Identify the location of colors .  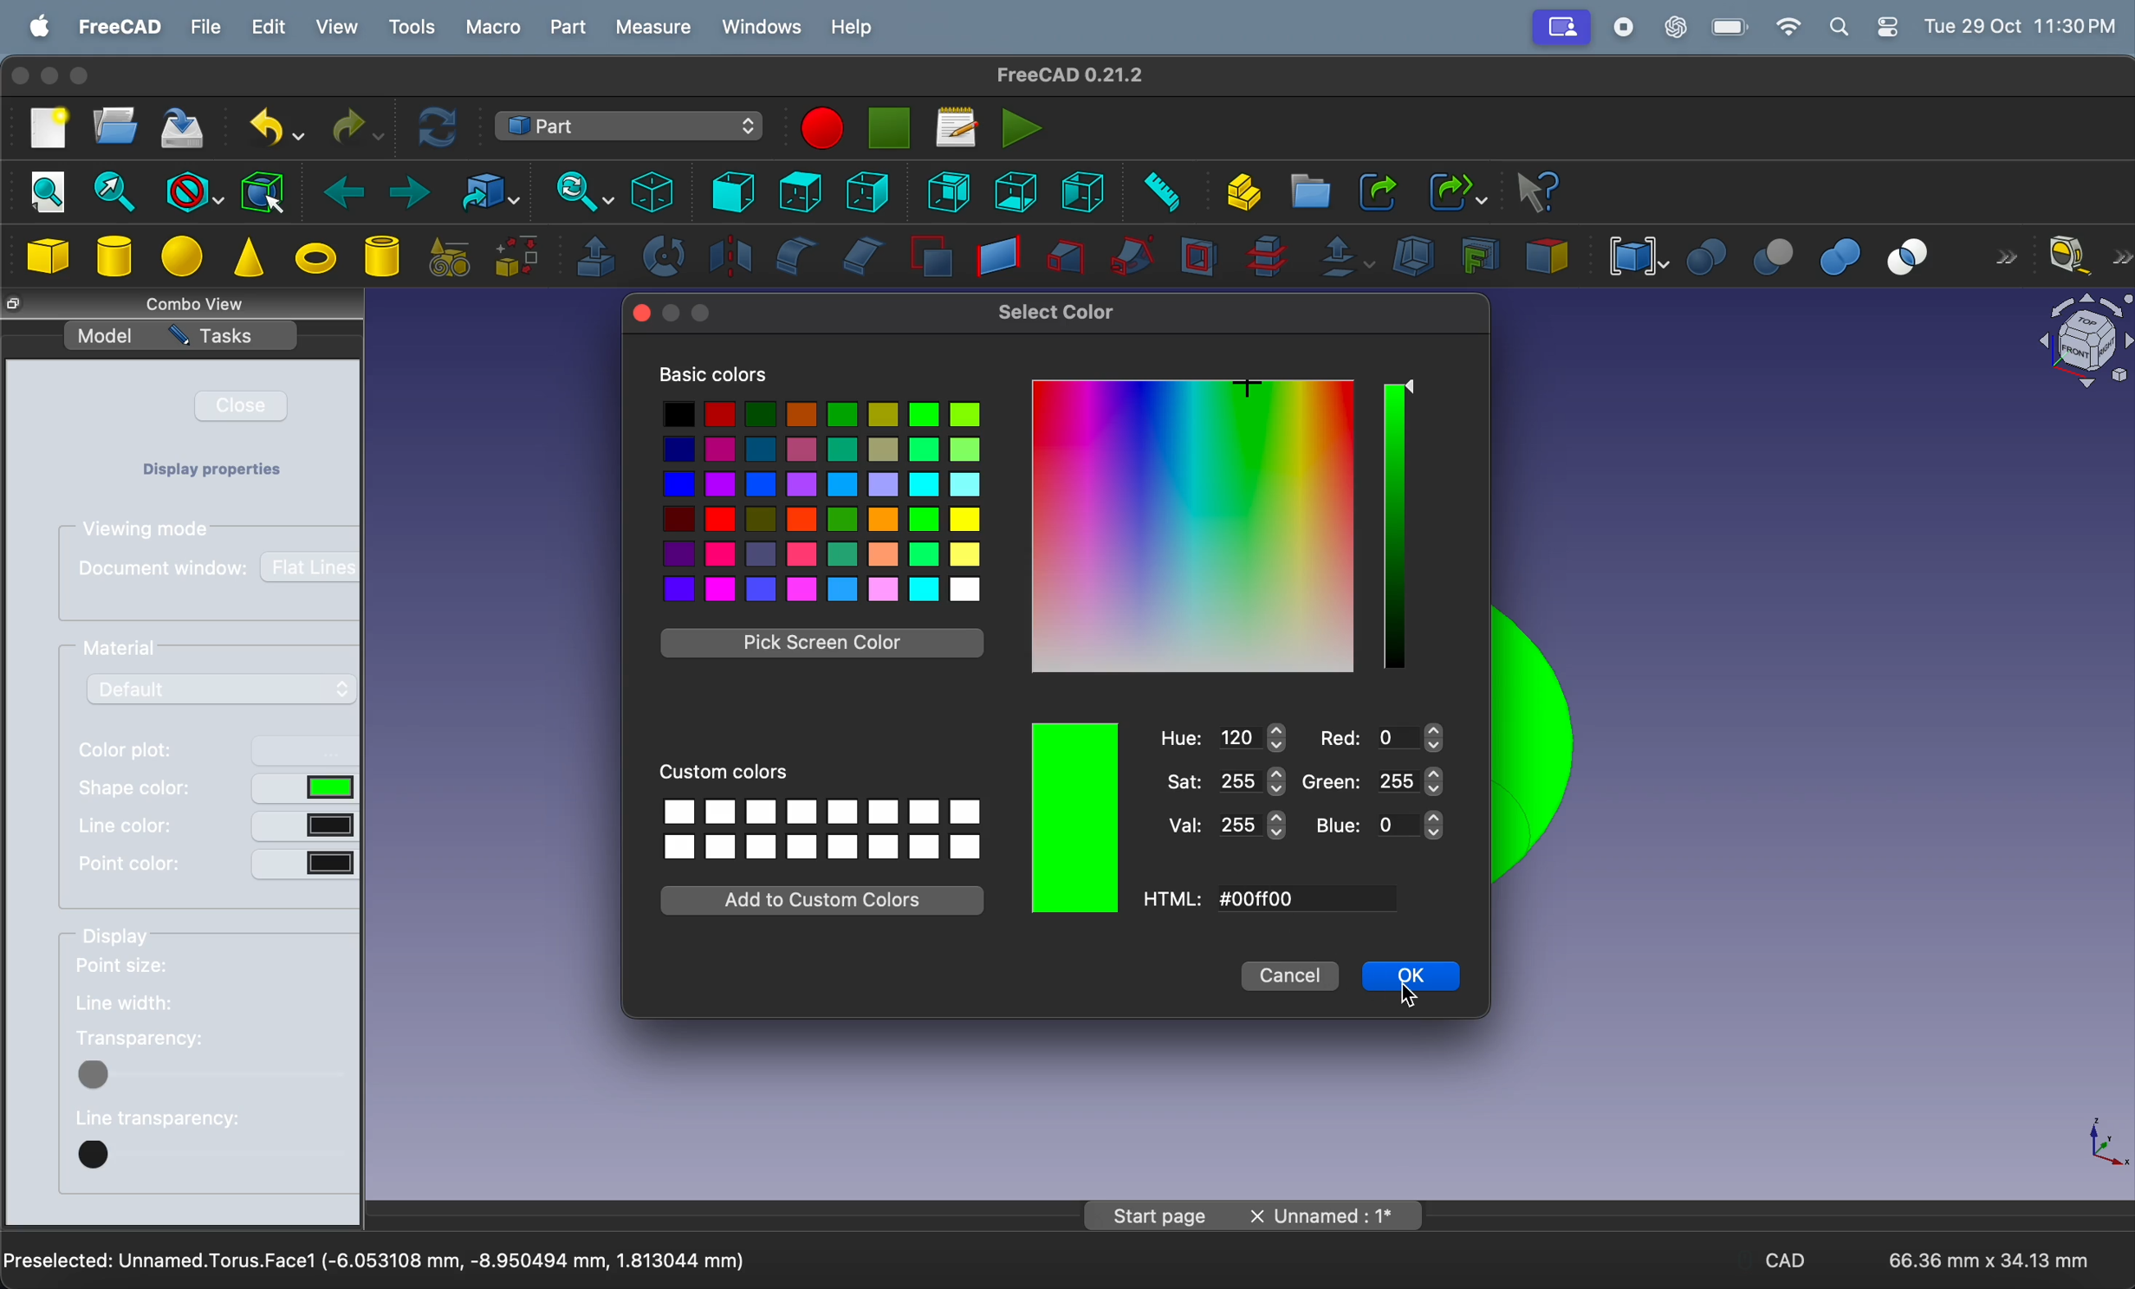
(1074, 815).